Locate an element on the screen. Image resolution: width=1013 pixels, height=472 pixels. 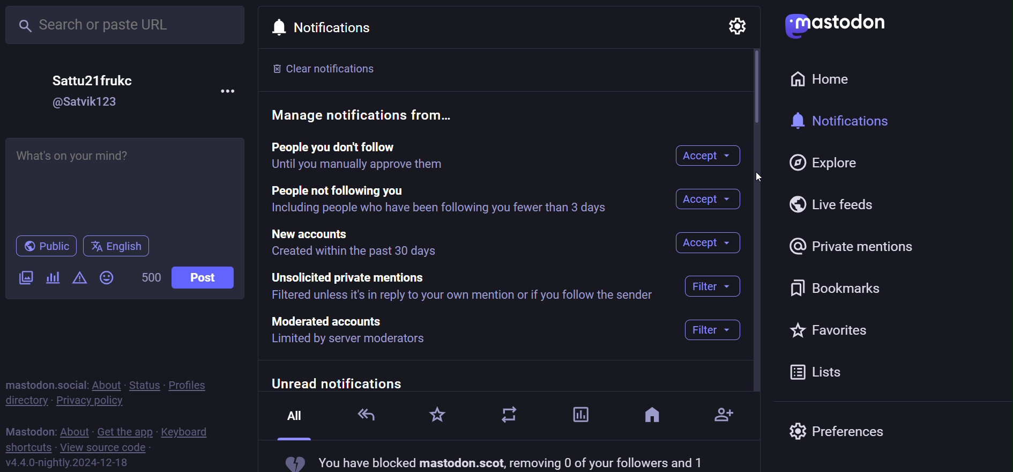
status is located at coordinates (143, 383).